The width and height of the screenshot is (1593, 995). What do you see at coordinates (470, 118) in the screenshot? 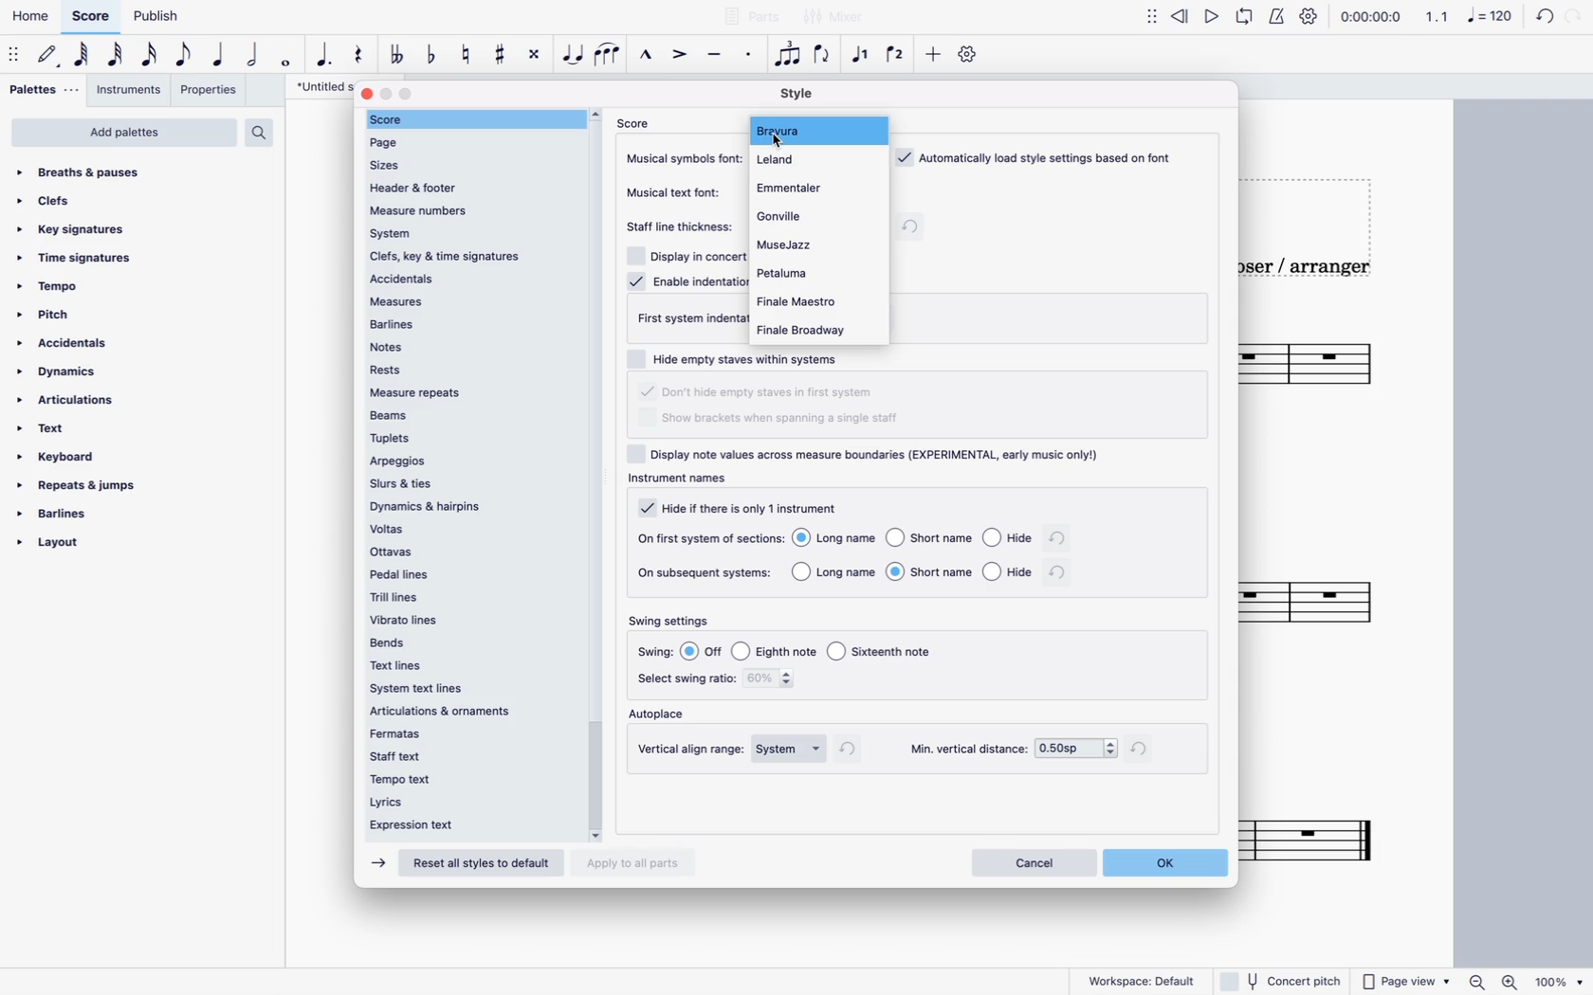
I see `score` at bounding box center [470, 118].